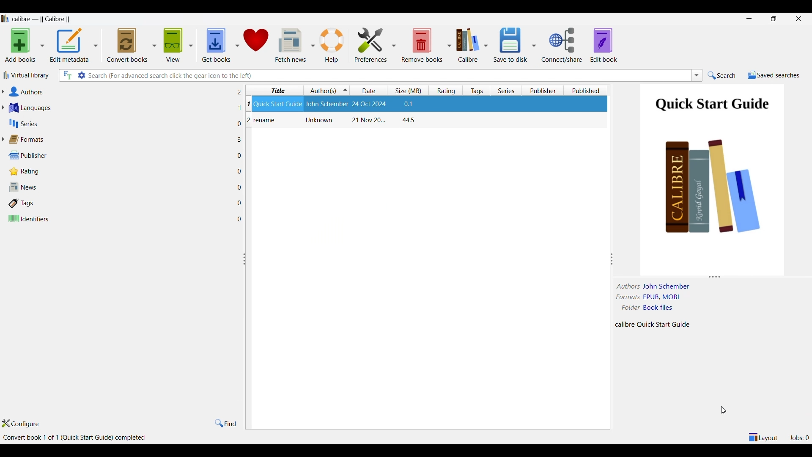 The height and width of the screenshot is (457, 812). I want to click on Remove books, so click(422, 44).